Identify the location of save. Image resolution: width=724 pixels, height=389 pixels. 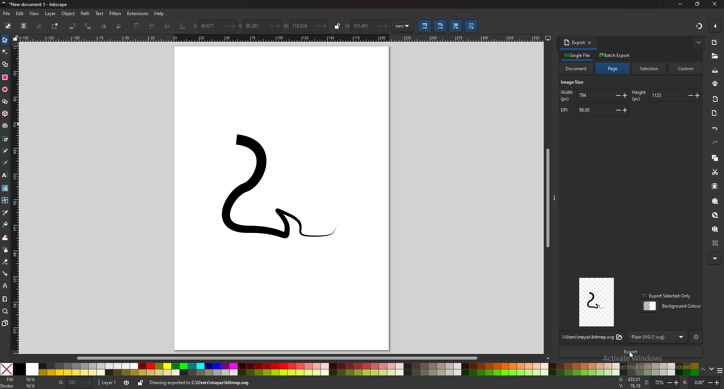
(715, 70).